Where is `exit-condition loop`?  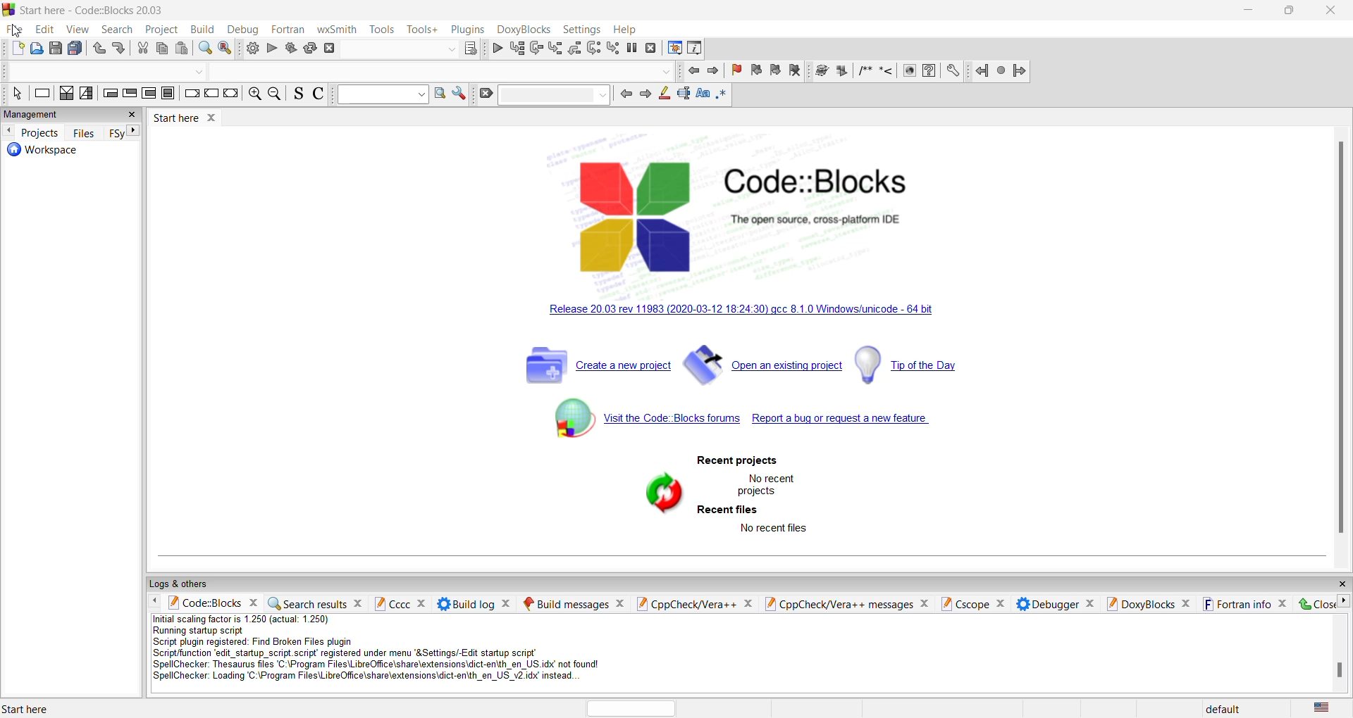 exit-condition loop is located at coordinates (130, 94).